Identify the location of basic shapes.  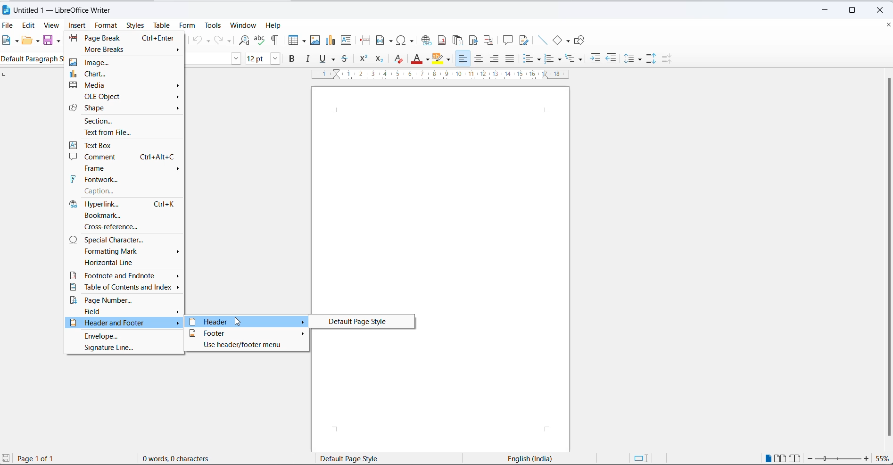
(568, 42).